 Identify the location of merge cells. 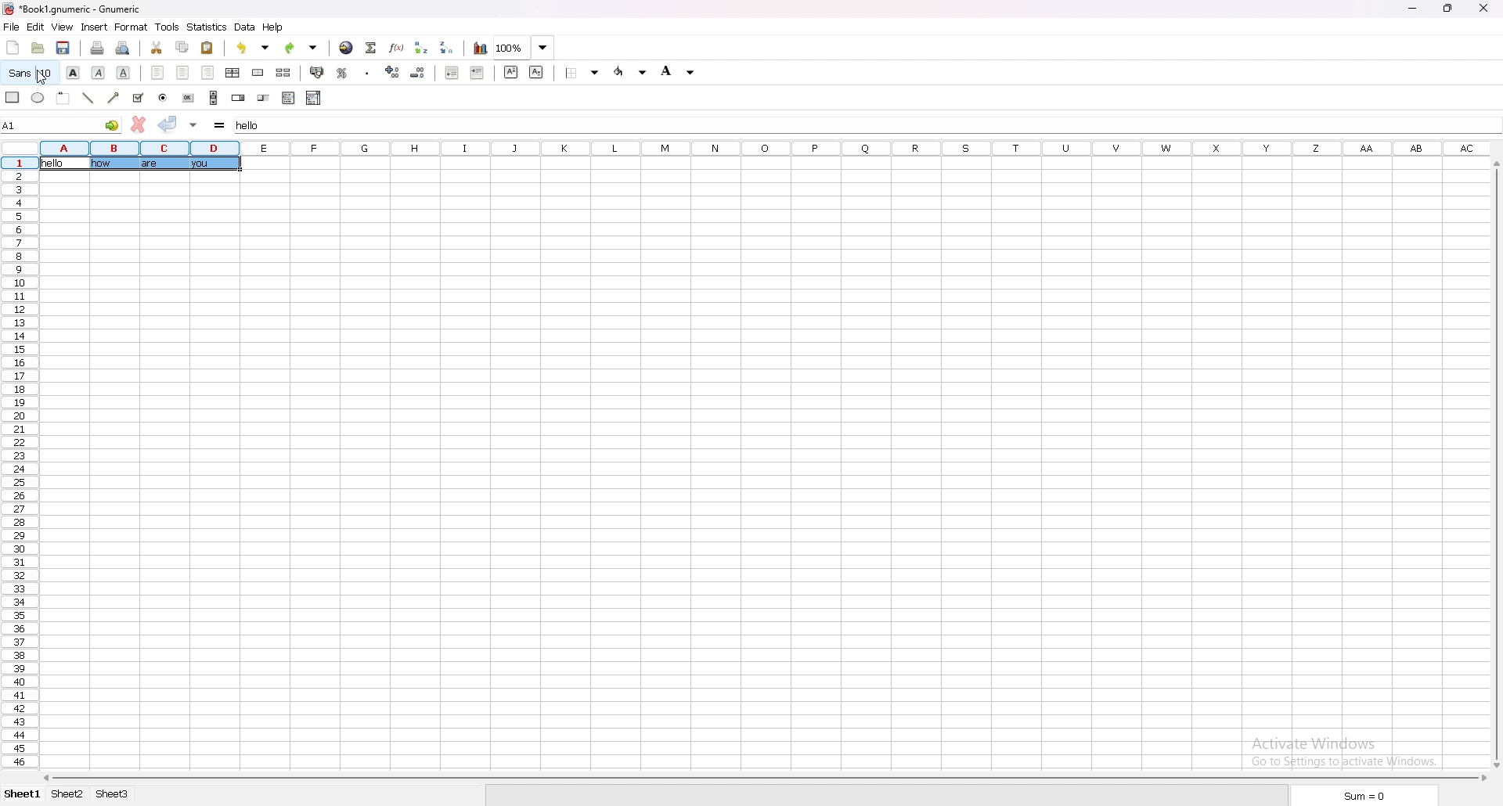
(258, 73).